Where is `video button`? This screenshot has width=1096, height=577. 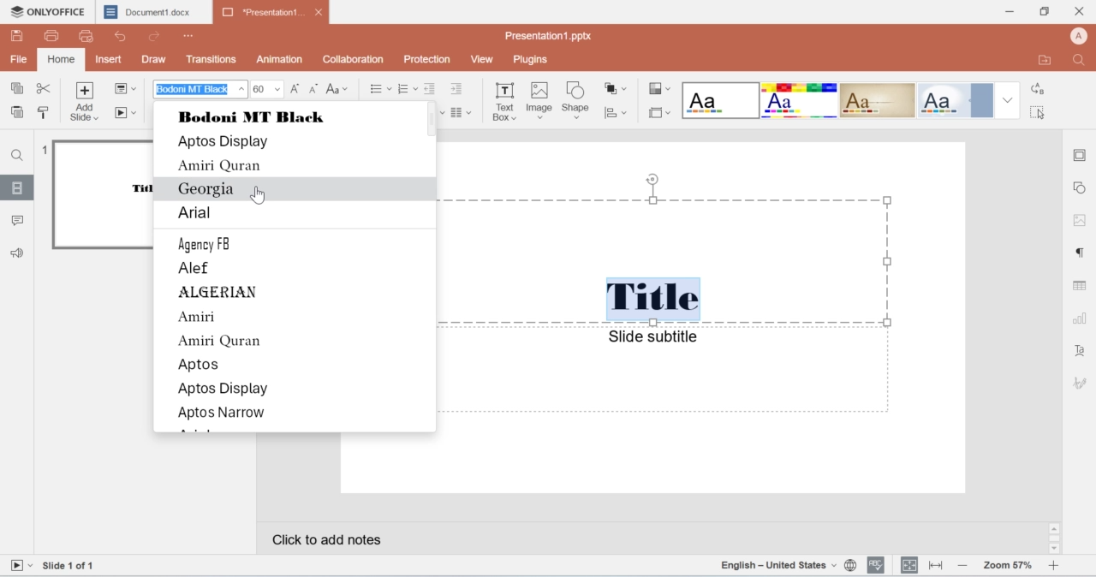 video button is located at coordinates (21, 566).